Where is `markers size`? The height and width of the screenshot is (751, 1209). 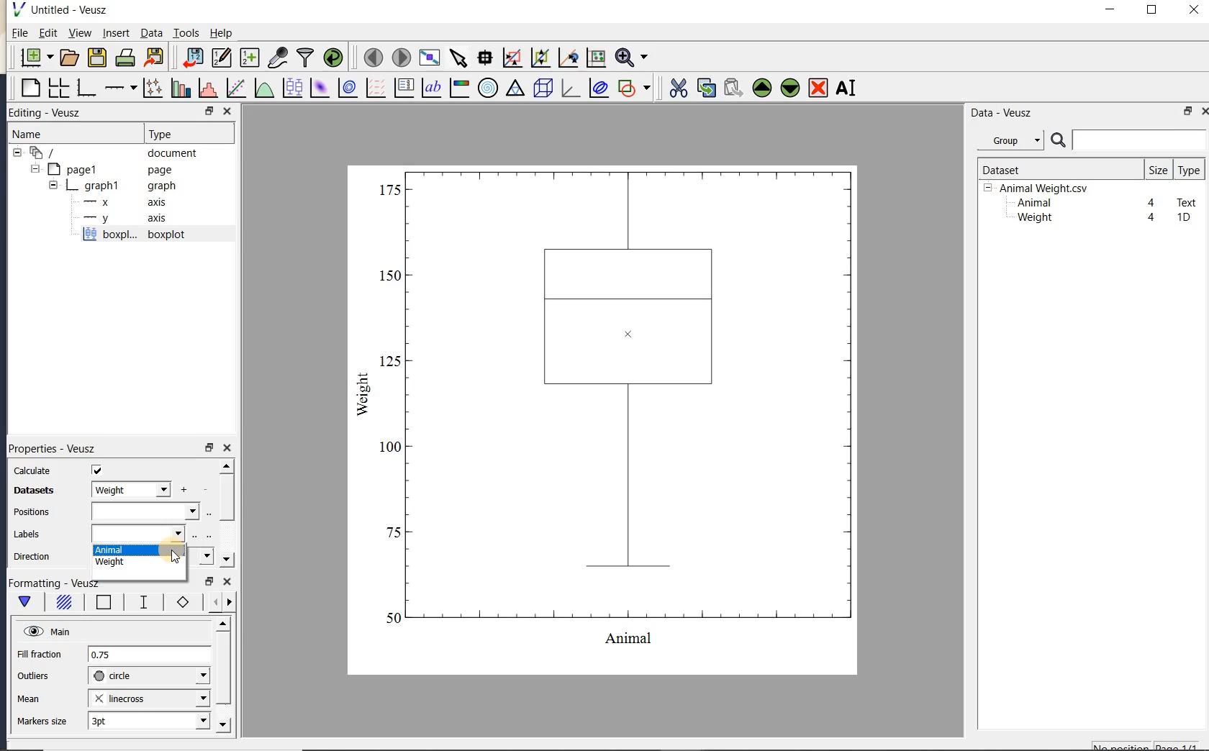 markers size is located at coordinates (44, 722).